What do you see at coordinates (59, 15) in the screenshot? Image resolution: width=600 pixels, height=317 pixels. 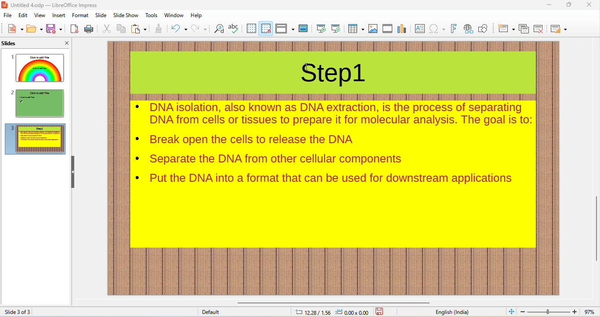 I see `insert` at bounding box center [59, 15].